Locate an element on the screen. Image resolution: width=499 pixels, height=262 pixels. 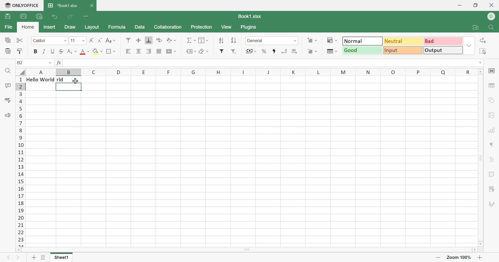
slicer settings is located at coordinates (491, 189).